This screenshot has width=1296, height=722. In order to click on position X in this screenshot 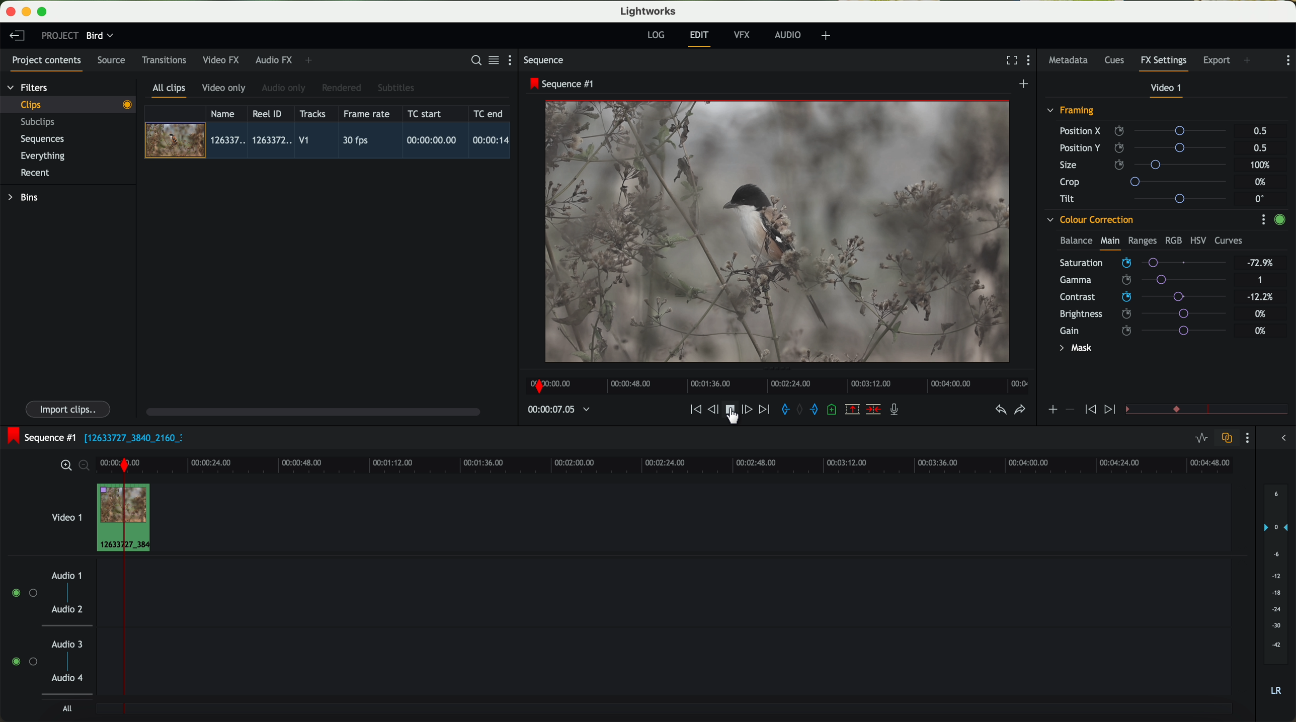, I will do `click(1147, 131)`.